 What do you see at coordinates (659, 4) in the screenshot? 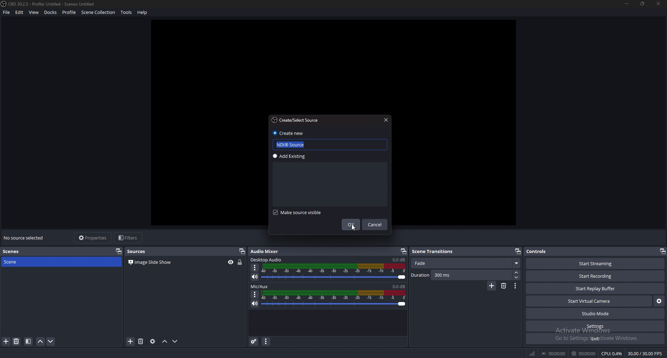
I see `close` at bounding box center [659, 4].